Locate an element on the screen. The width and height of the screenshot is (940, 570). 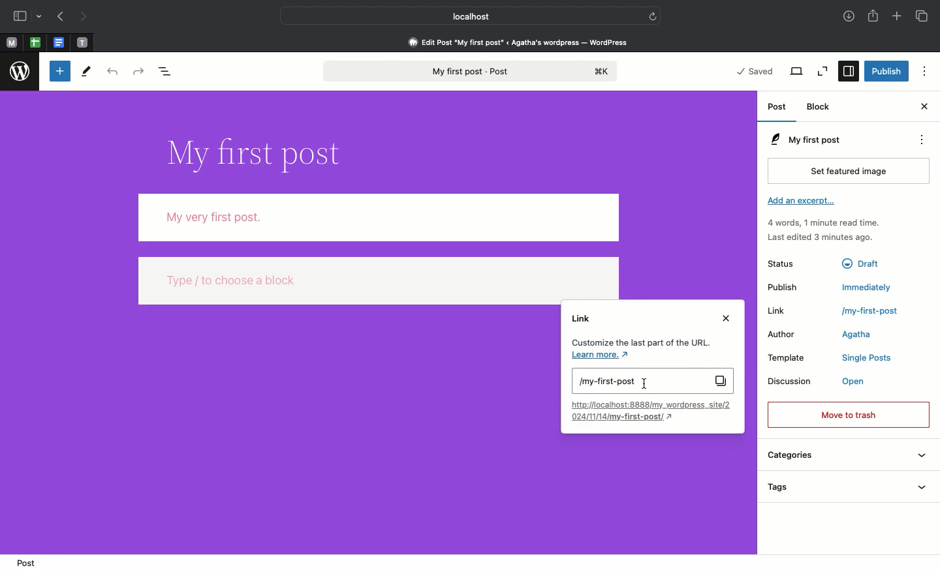
View is located at coordinates (796, 72).